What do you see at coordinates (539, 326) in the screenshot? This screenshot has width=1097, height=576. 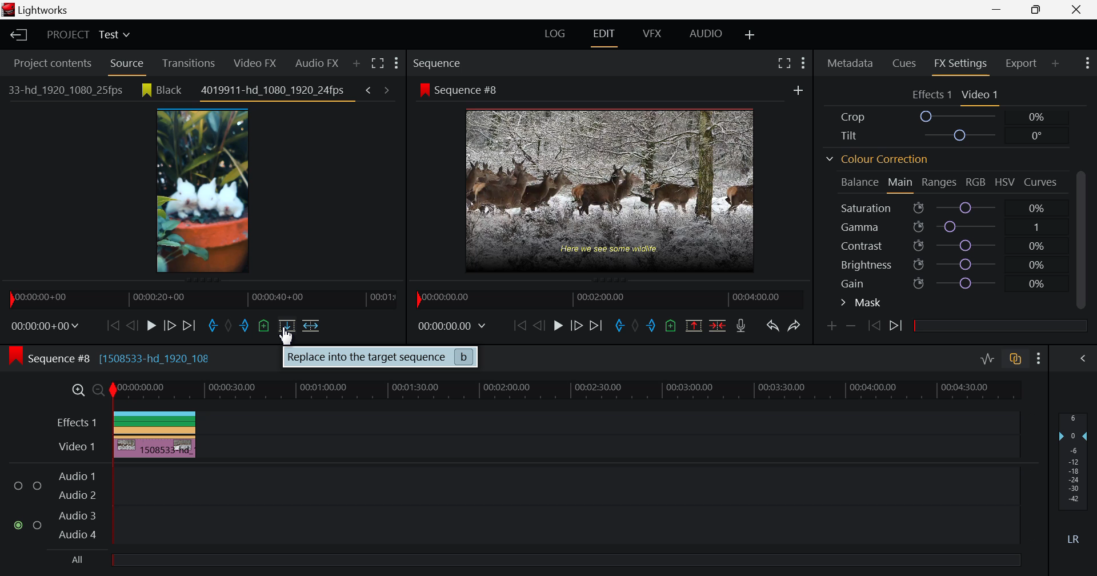 I see `Go Back` at bounding box center [539, 326].